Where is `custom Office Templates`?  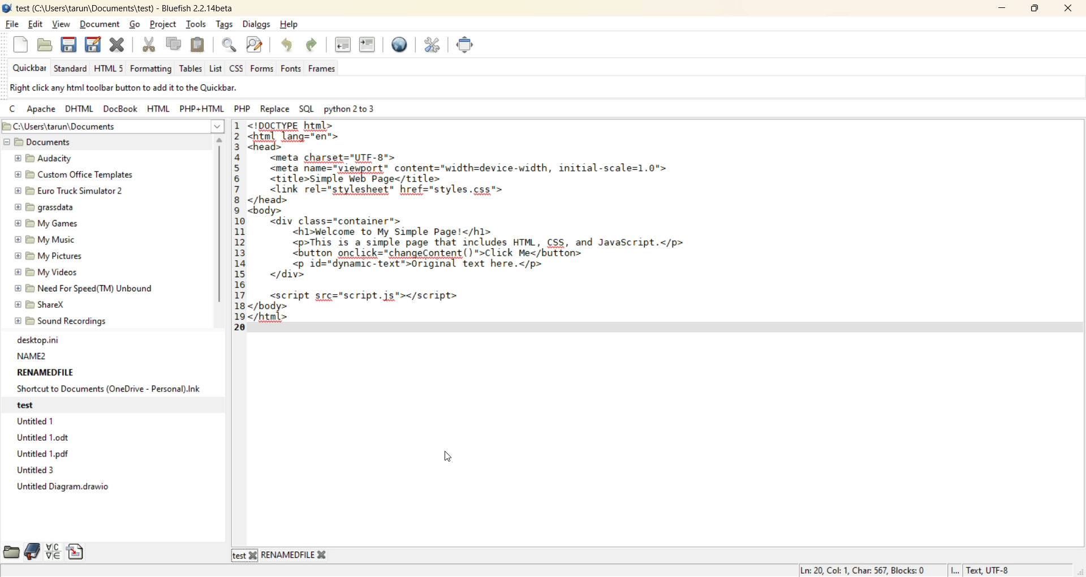
custom Office Templates is located at coordinates (75, 175).